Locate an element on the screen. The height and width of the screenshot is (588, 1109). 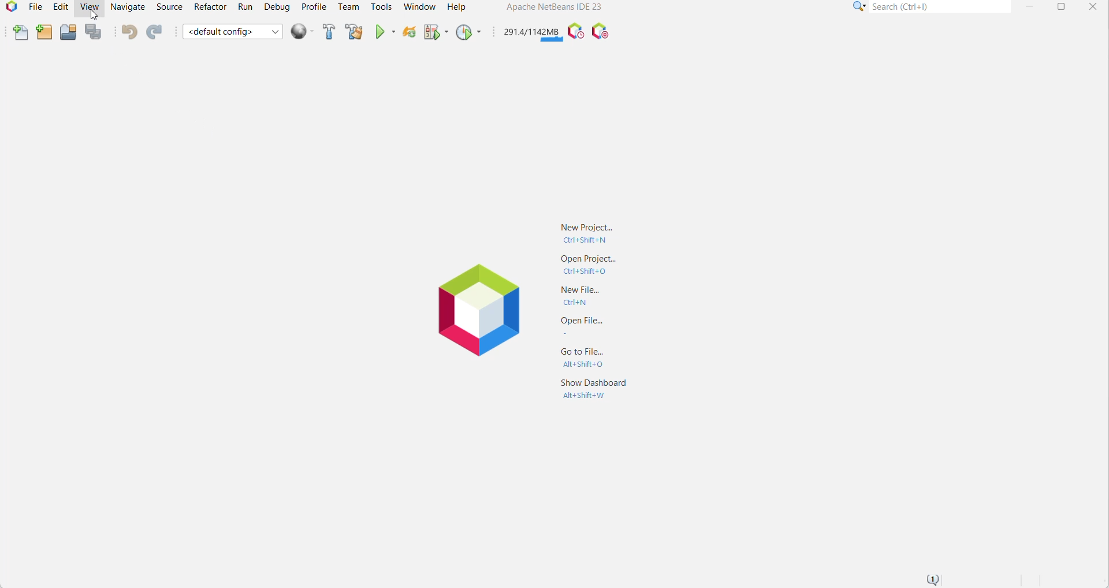
Help is located at coordinates (458, 7).